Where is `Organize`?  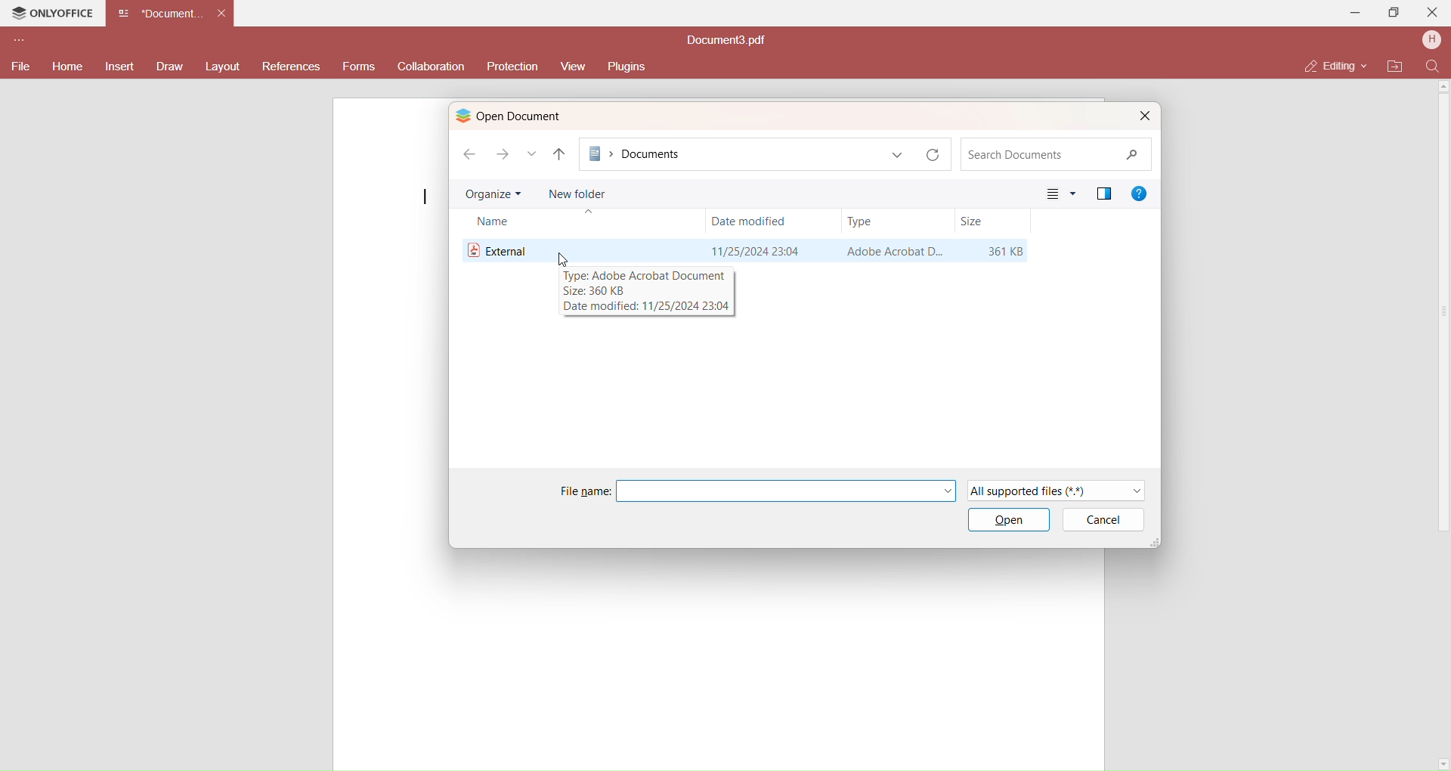 Organize is located at coordinates (493, 194).